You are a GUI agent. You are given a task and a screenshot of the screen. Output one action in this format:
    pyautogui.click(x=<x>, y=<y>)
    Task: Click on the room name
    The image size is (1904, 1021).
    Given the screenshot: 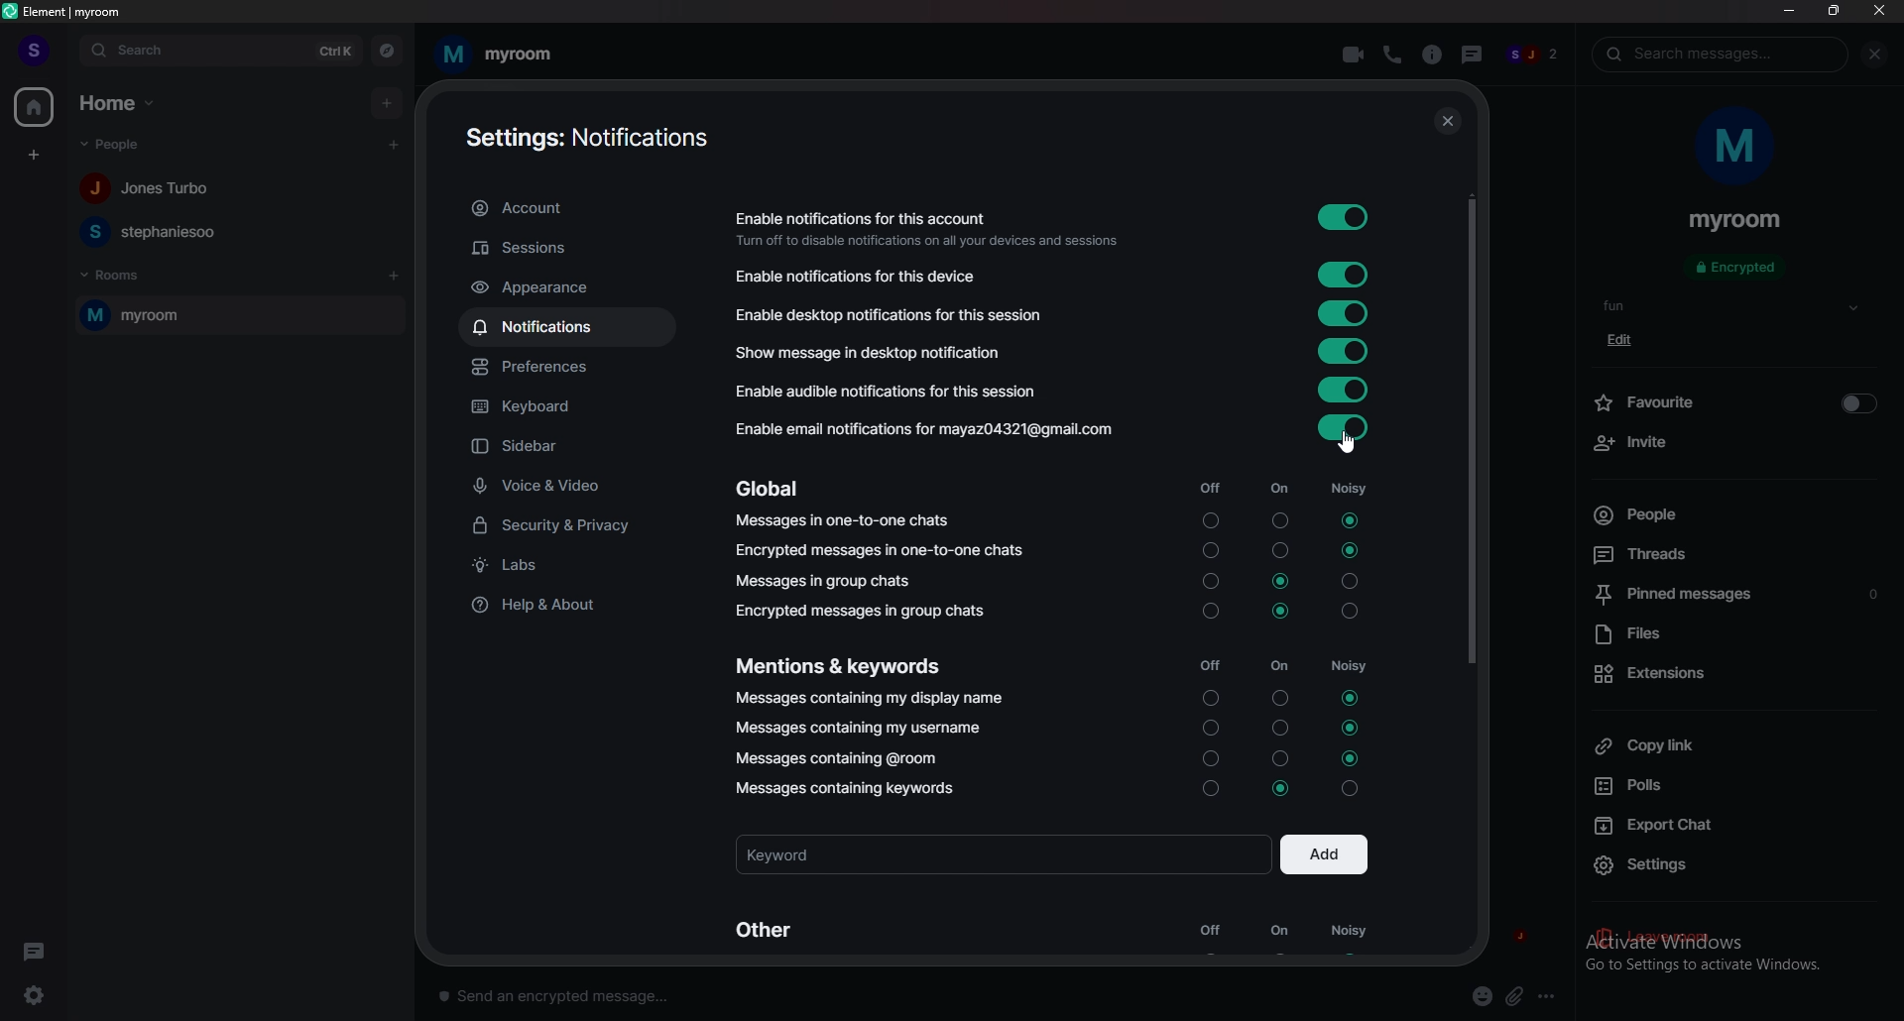 What is the action you would take?
    pyautogui.click(x=496, y=55)
    